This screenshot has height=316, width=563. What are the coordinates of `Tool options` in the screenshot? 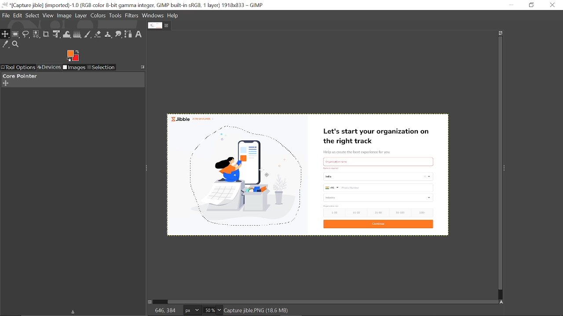 It's located at (18, 68).